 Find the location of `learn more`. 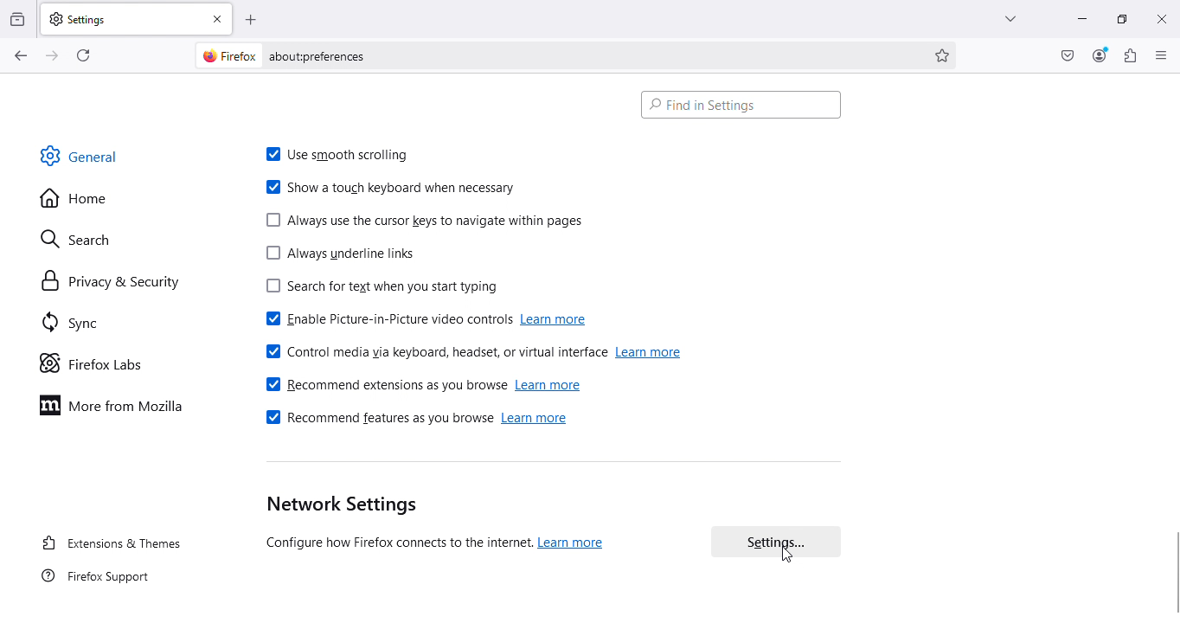

learn more is located at coordinates (558, 320).